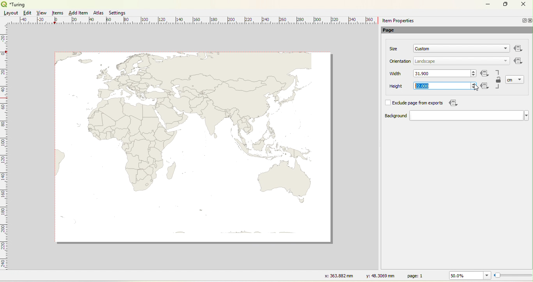  Describe the element at coordinates (391, 86) in the screenshot. I see `Height` at that location.